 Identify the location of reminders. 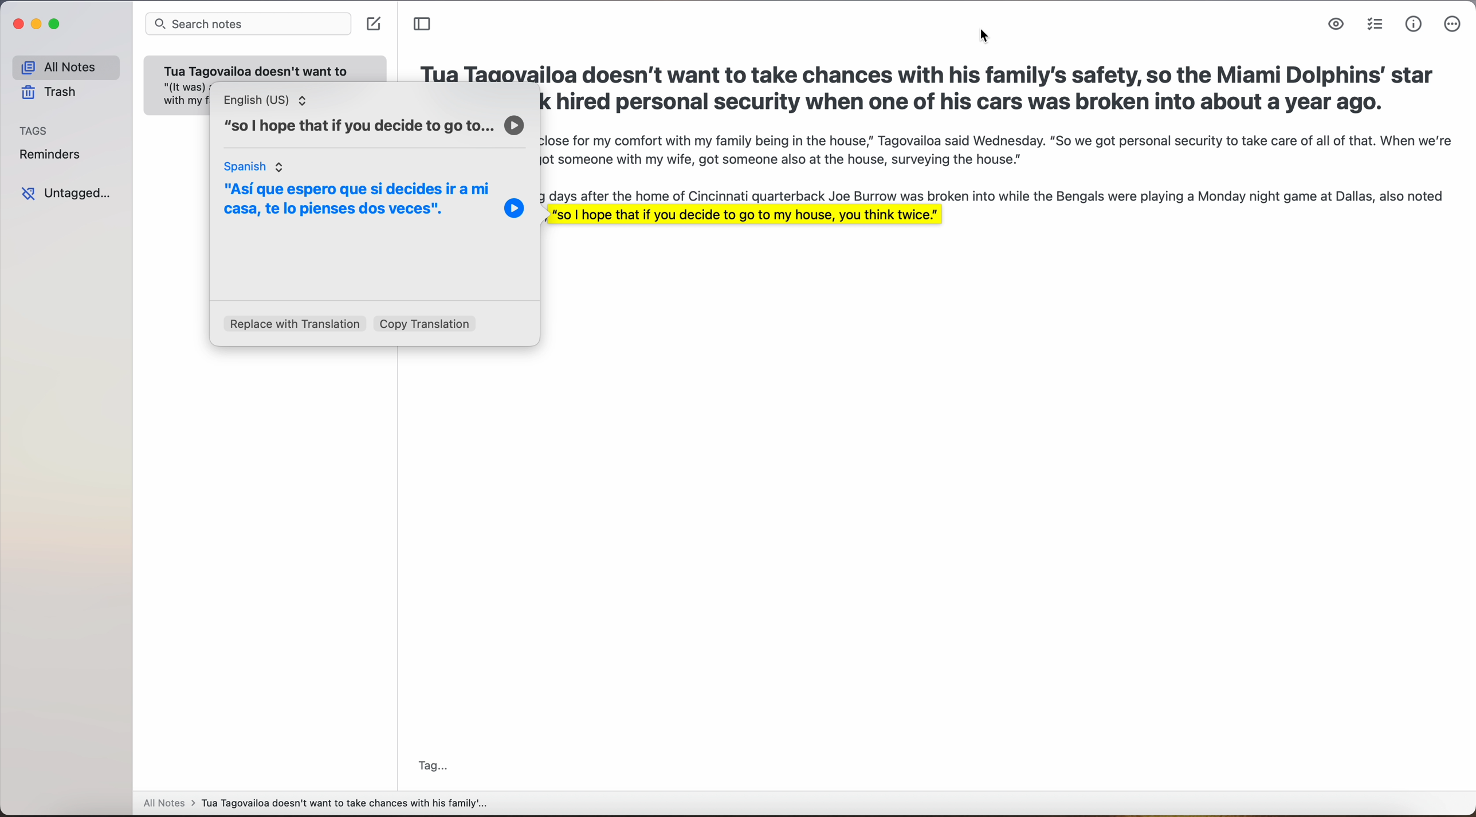
(53, 155).